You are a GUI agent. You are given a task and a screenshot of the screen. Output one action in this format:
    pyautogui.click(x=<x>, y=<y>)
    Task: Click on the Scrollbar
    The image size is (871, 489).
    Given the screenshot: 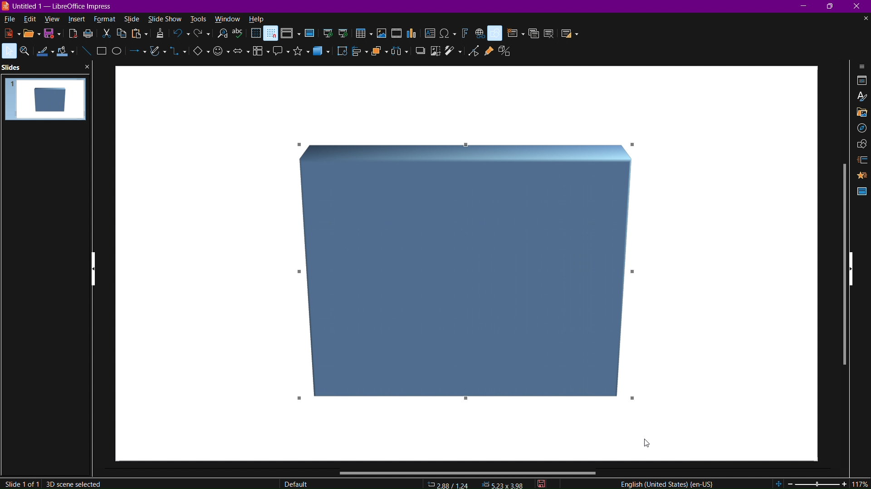 What is the action you would take?
    pyautogui.click(x=469, y=472)
    